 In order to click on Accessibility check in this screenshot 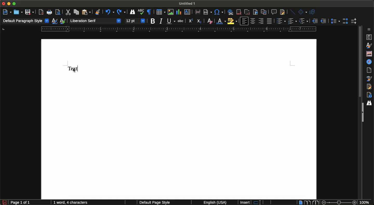, I will do `click(369, 95)`.